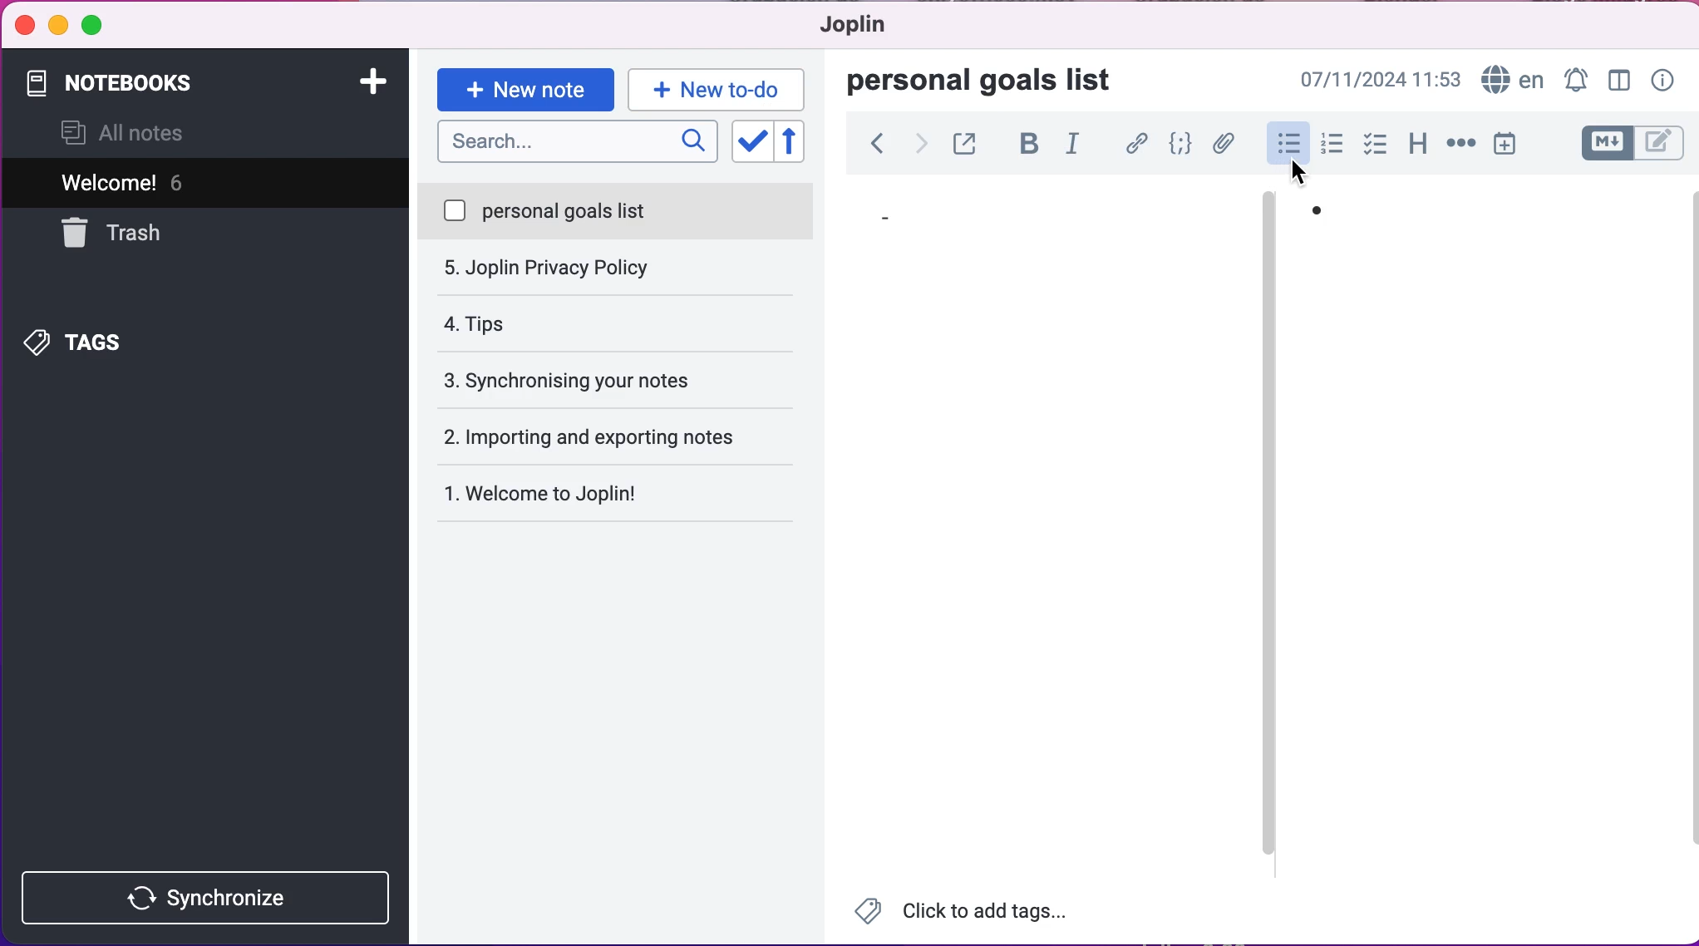 The height and width of the screenshot is (946, 1699). Describe the element at coordinates (1458, 150) in the screenshot. I see `horizontal rule` at that location.